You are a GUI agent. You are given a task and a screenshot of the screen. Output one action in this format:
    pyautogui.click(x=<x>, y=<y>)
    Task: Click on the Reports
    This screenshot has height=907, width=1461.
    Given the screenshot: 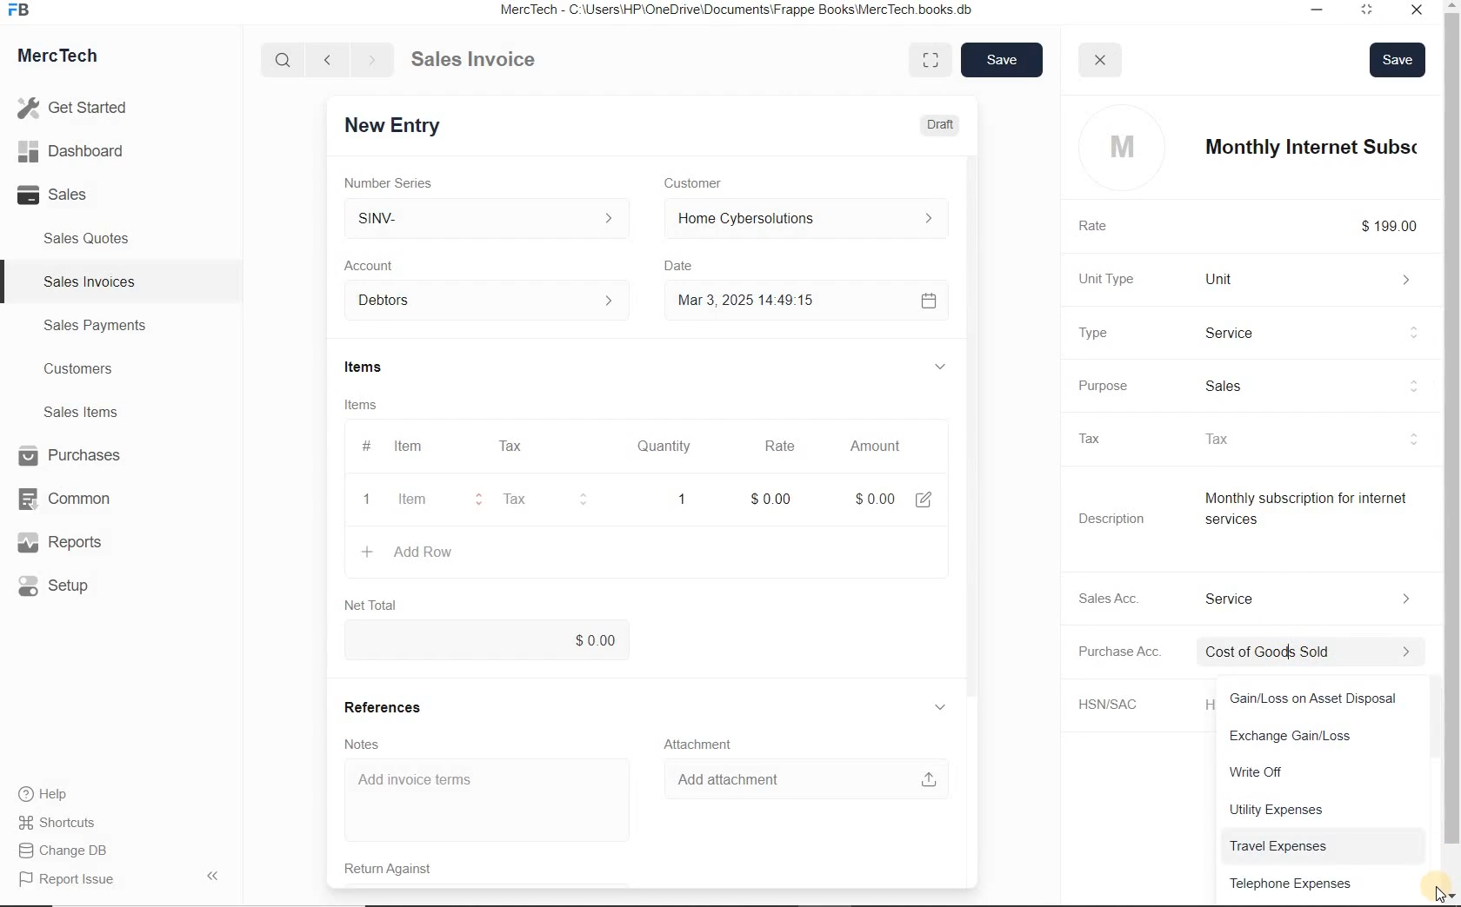 What is the action you would take?
    pyautogui.click(x=73, y=543)
    